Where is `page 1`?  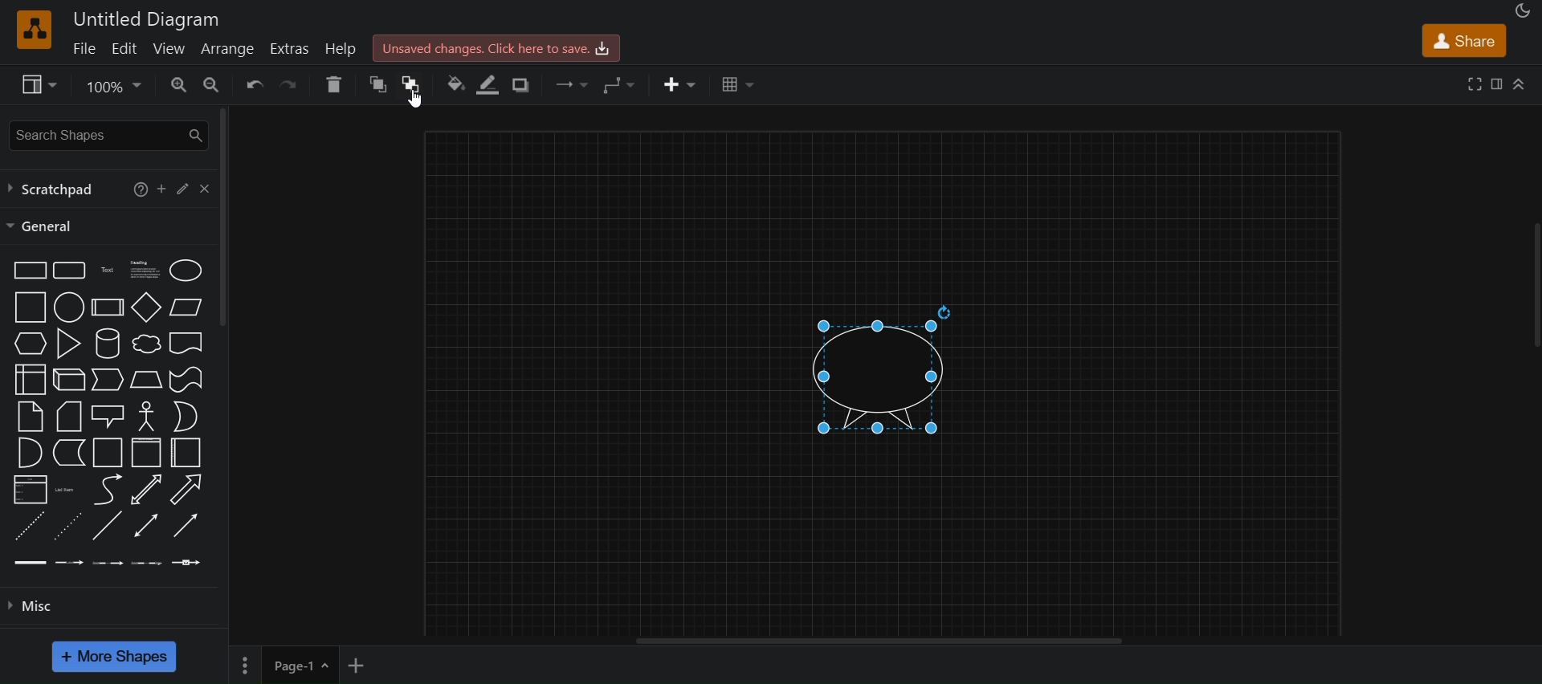
page 1 is located at coordinates (281, 665).